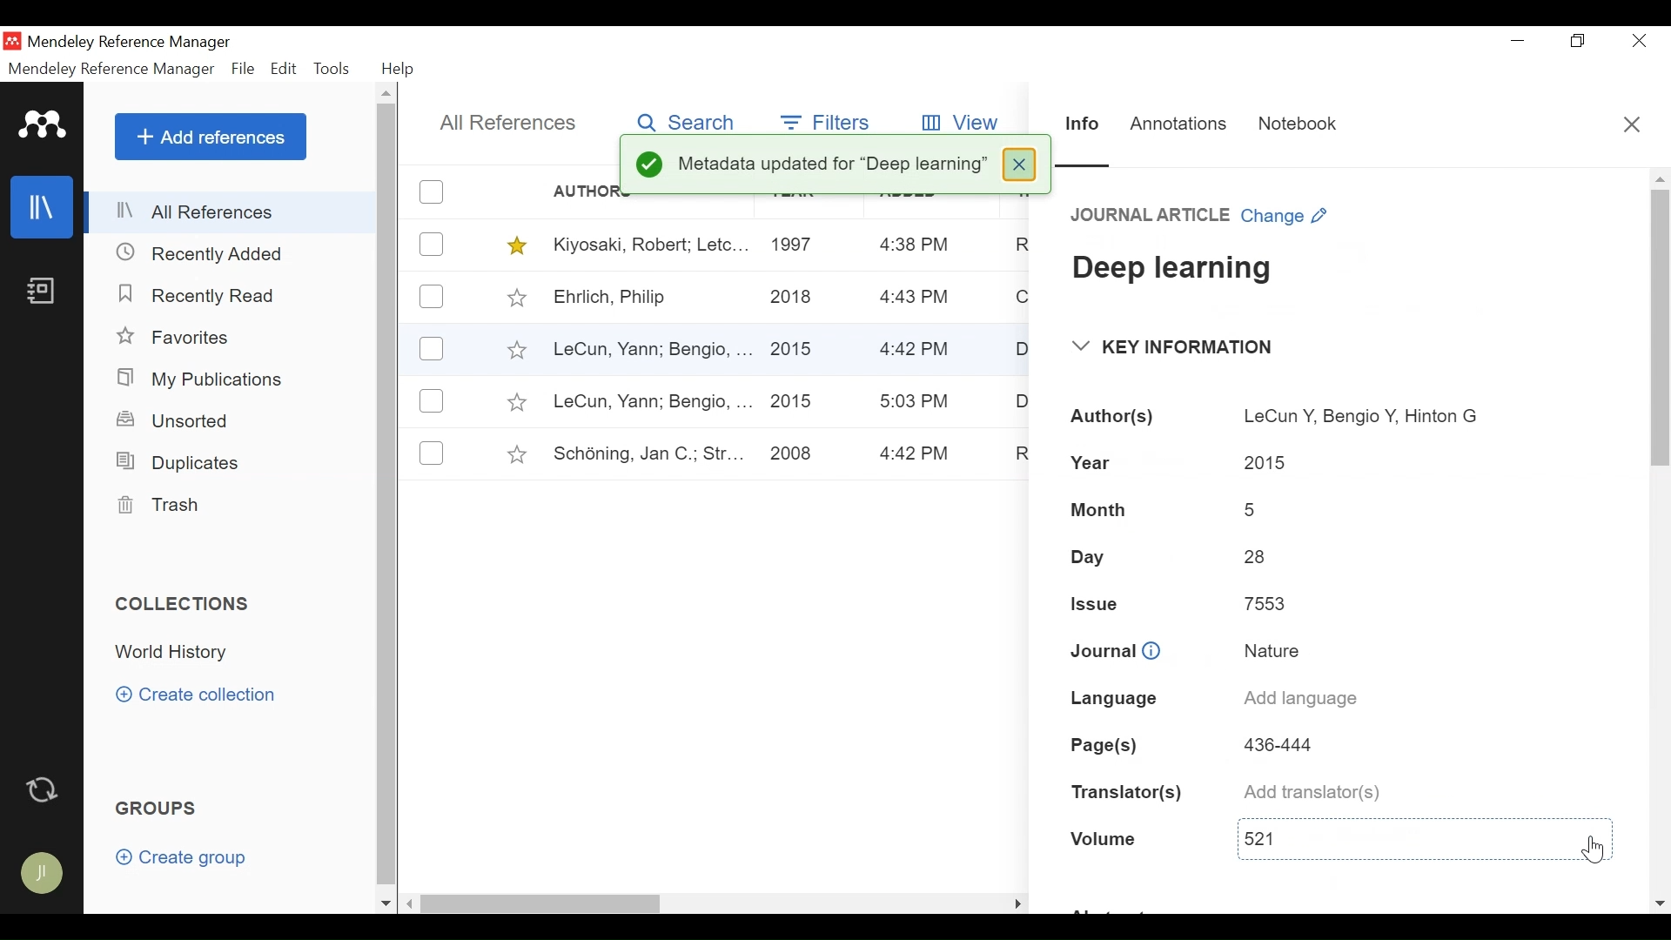 The image size is (1671, 940). Describe the element at coordinates (1359, 417) in the screenshot. I see `LeCun Y, Bengio Y, Hinton G` at that location.